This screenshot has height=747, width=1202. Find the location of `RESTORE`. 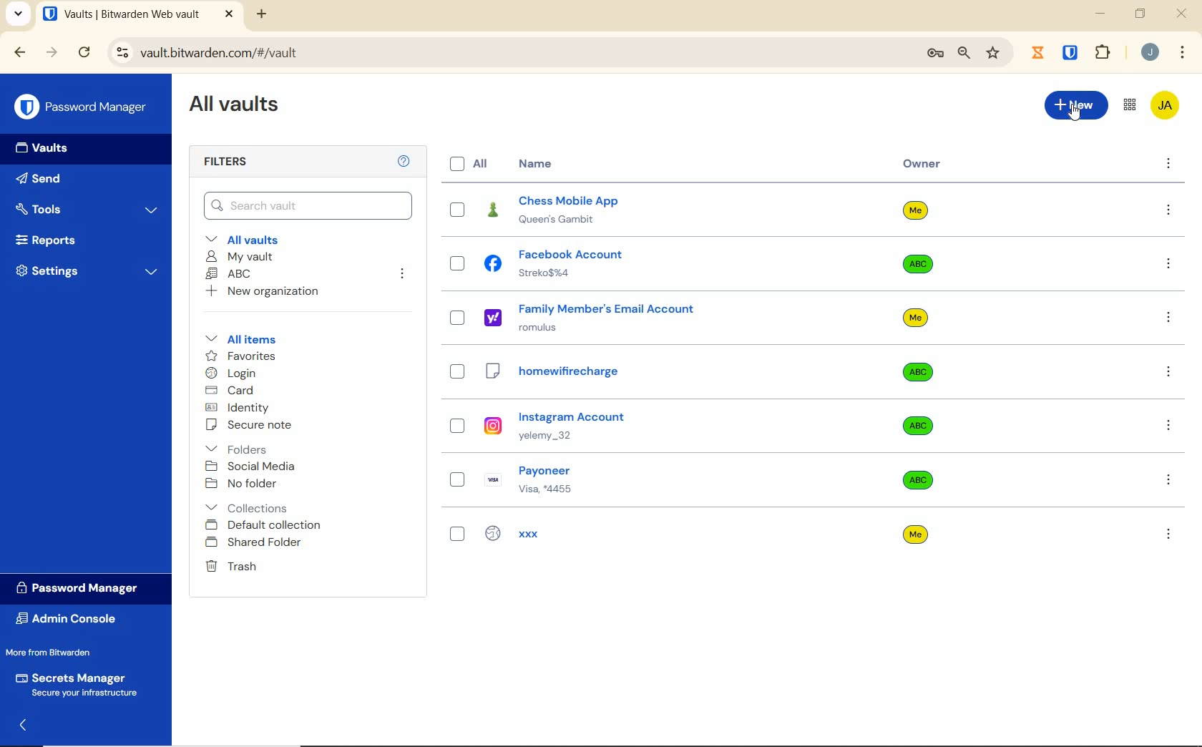

RESTORE is located at coordinates (1140, 16).